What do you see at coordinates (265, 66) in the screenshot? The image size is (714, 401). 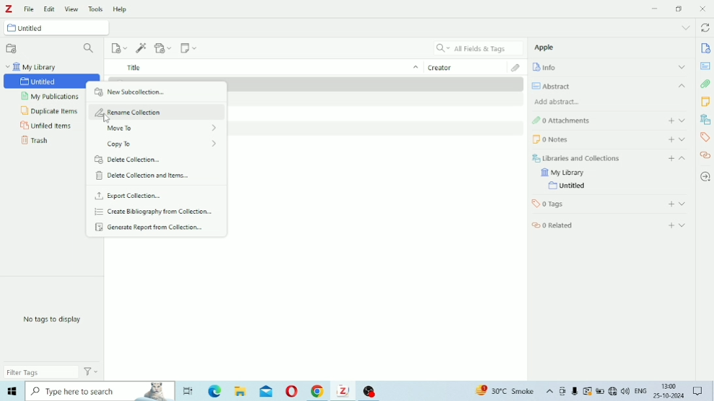 I see `Title` at bounding box center [265, 66].